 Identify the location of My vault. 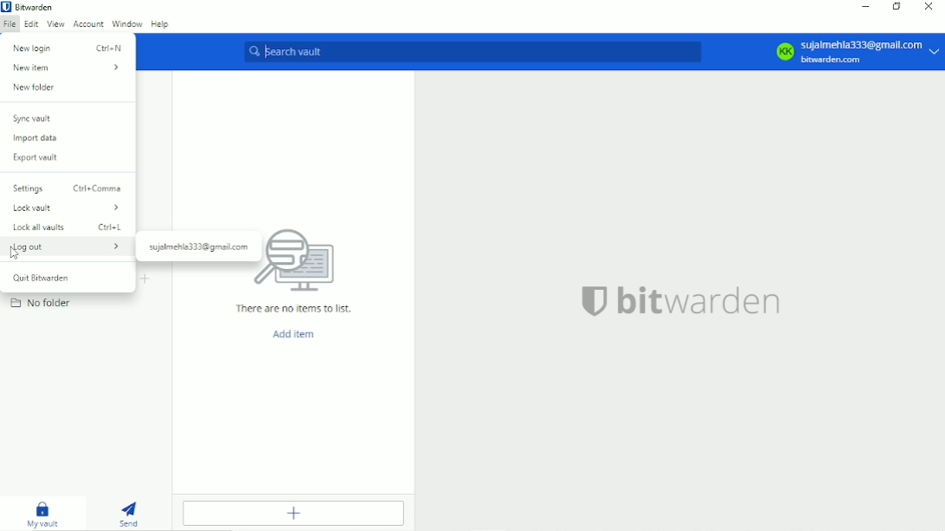
(44, 515).